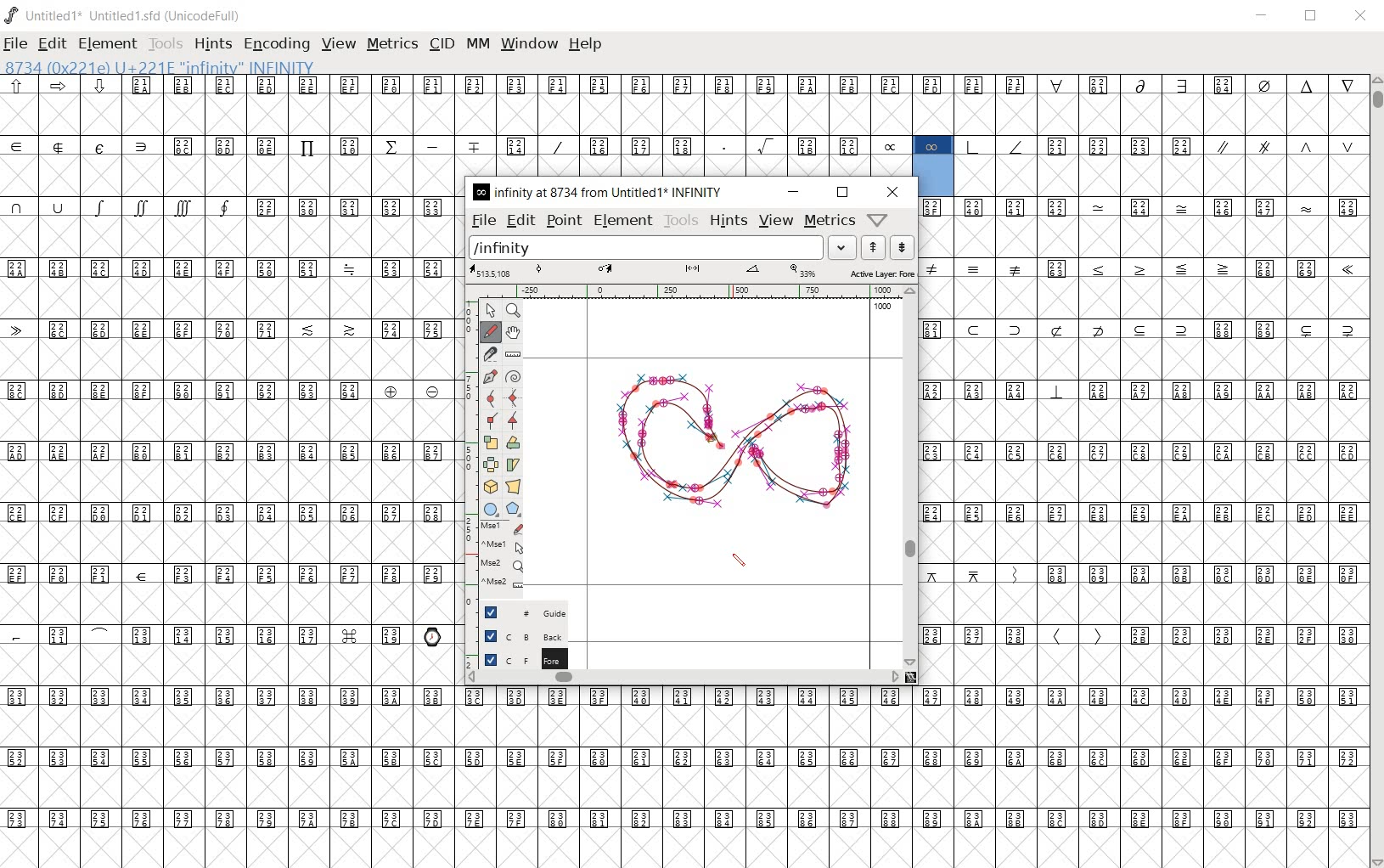  Describe the element at coordinates (128, 20) in the screenshot. I see `Untitled1 Untitled1.sfd (UnicodeFull)` at that location.